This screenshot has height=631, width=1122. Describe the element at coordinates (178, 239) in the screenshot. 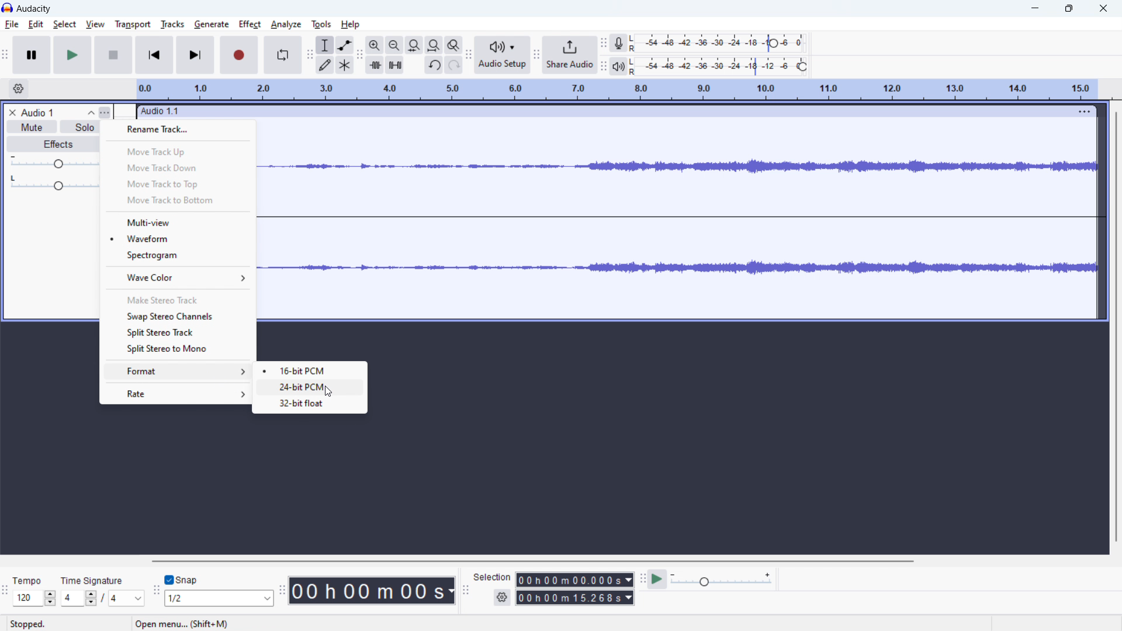

I see `wavefrom` at that location.